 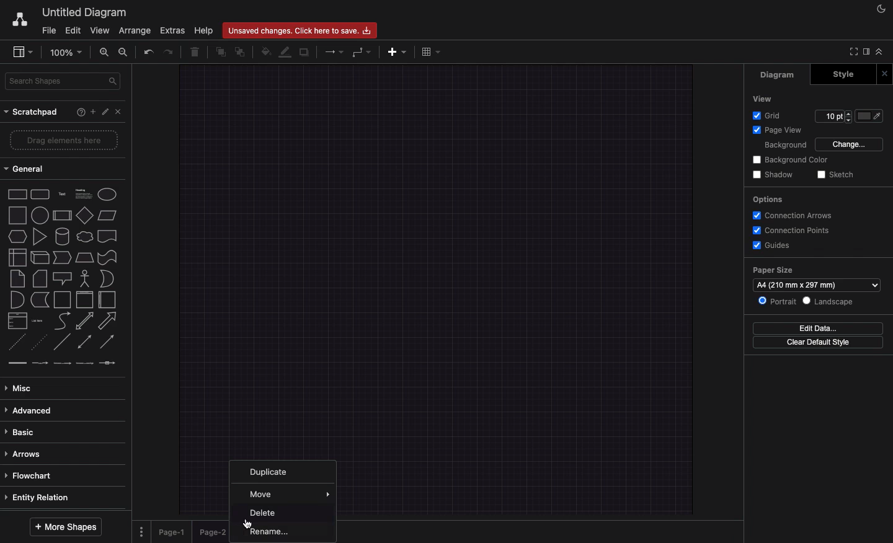 What do you see at coordinates (766, 116) in the screenshot?
I see `Grid` at bounding box center [766, 116].